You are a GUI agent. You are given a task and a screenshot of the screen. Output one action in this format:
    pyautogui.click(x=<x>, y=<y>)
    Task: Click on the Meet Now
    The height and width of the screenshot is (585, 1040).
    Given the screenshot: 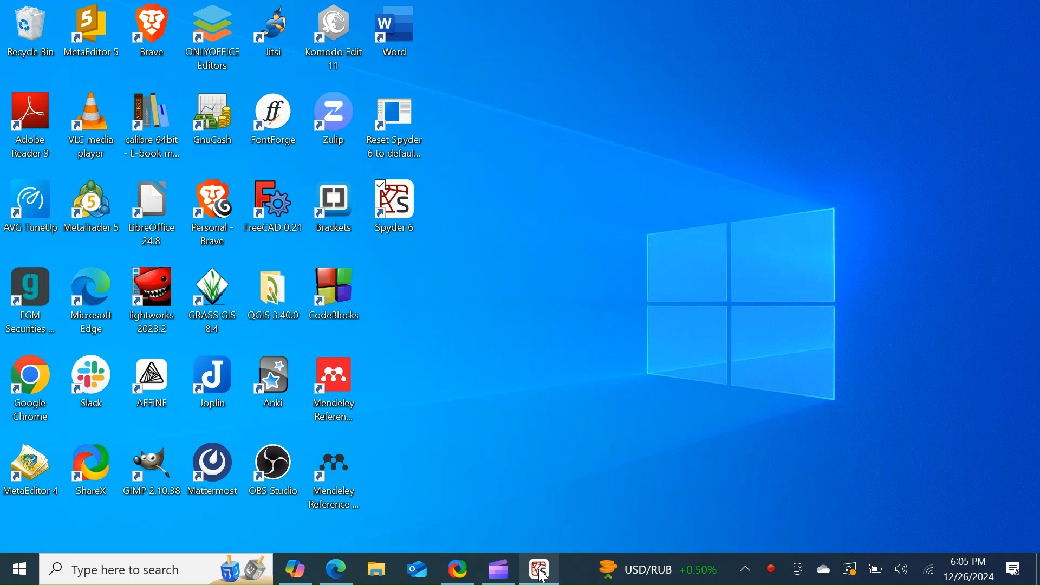 What is the action you would take?
    pyautogui.click(x=796, y=568)
    